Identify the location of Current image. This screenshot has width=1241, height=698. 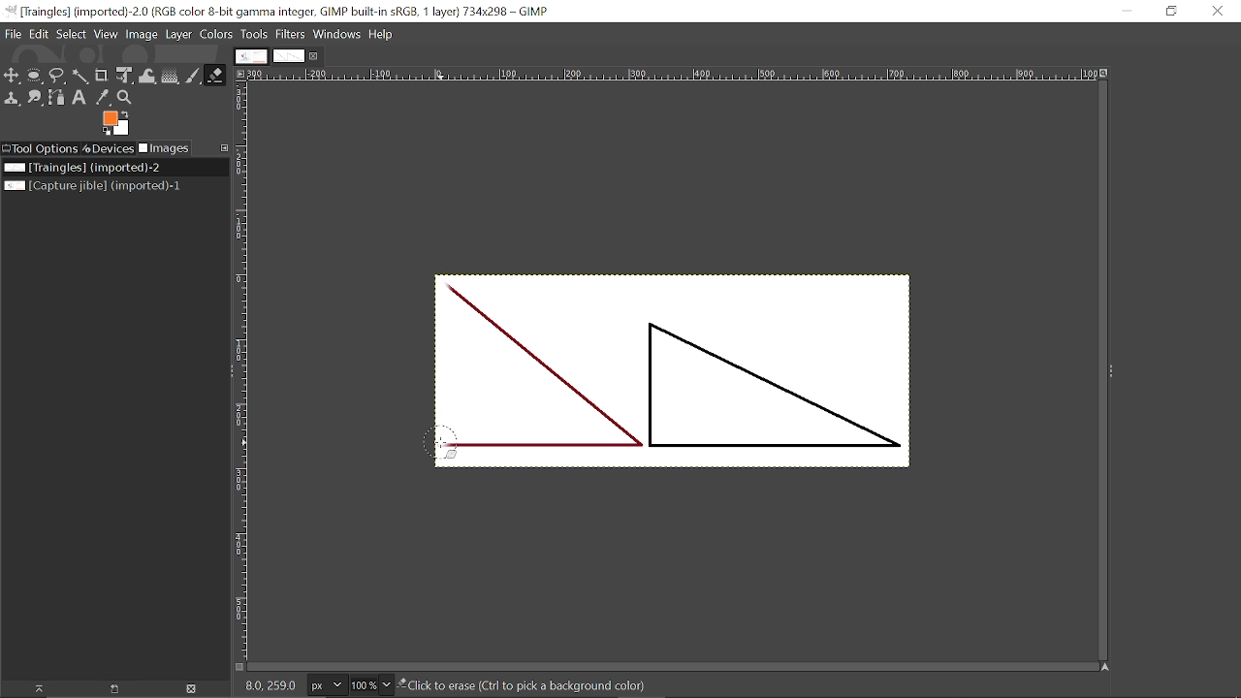
(694, 381).